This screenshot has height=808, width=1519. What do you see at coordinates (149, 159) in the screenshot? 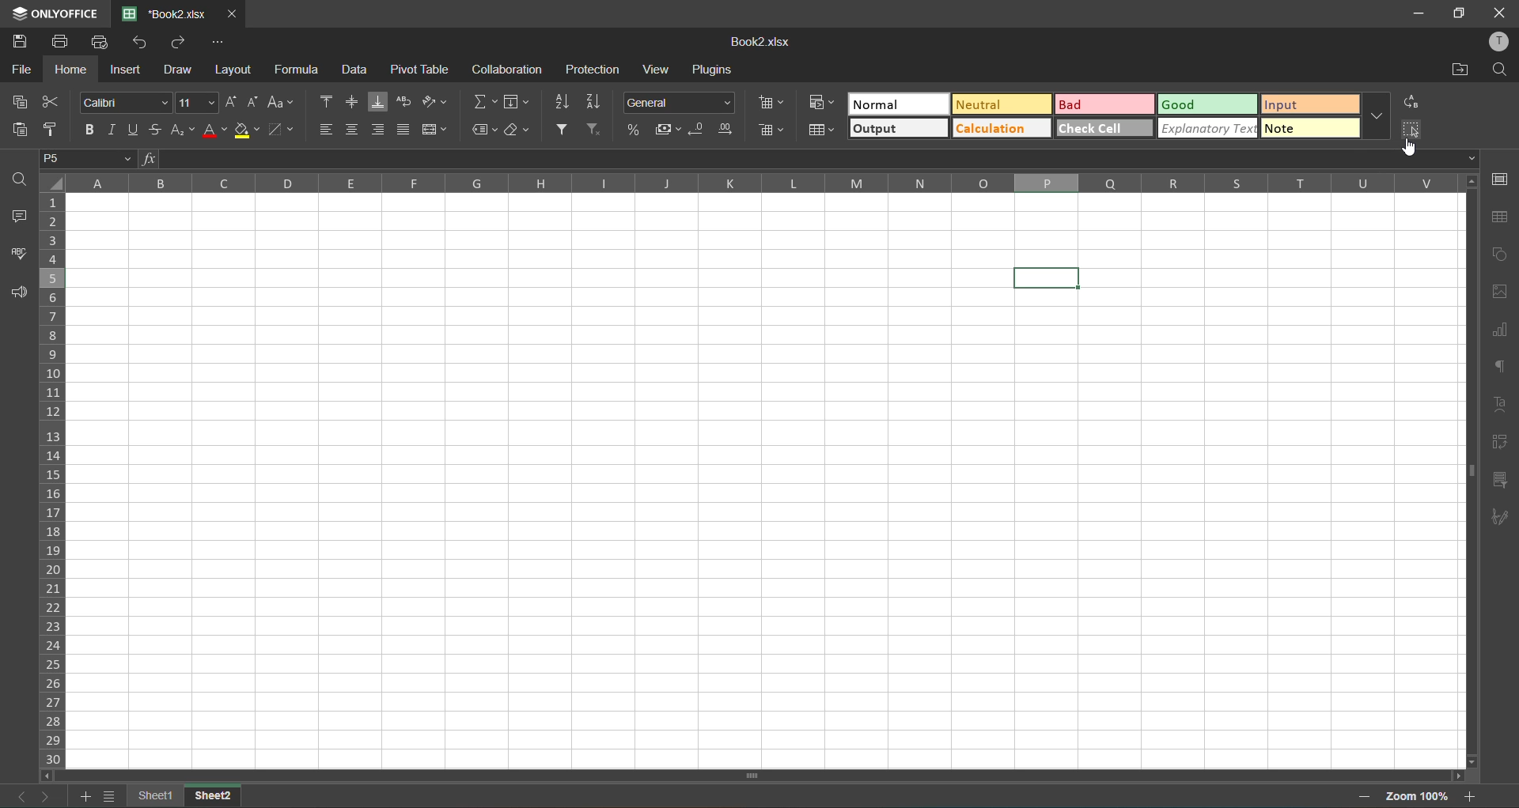
I see `fx` at bounding box center [149, 159].